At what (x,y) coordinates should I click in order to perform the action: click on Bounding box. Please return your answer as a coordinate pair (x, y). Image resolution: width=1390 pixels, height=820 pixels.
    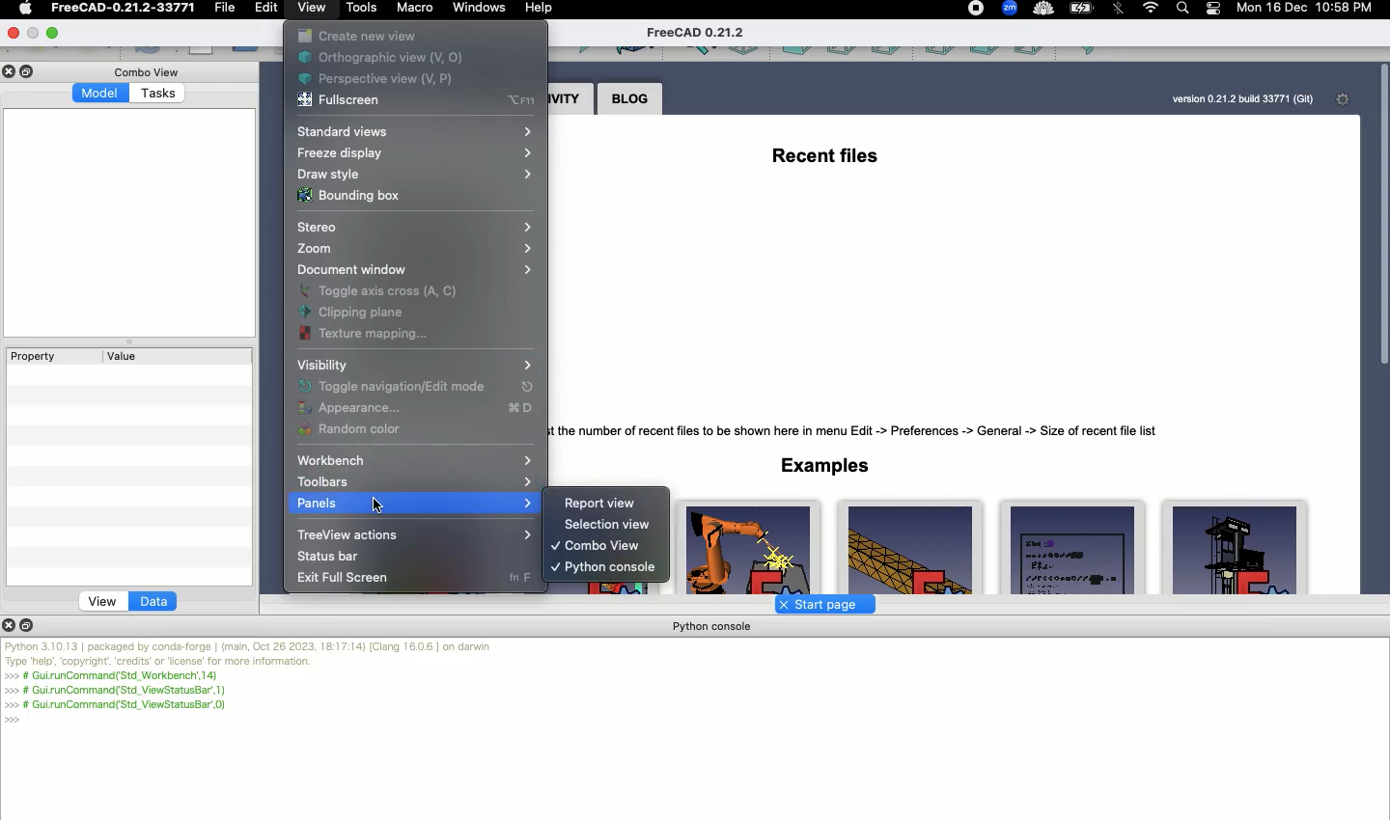
    Looking at the image, I should click on (351, 198).